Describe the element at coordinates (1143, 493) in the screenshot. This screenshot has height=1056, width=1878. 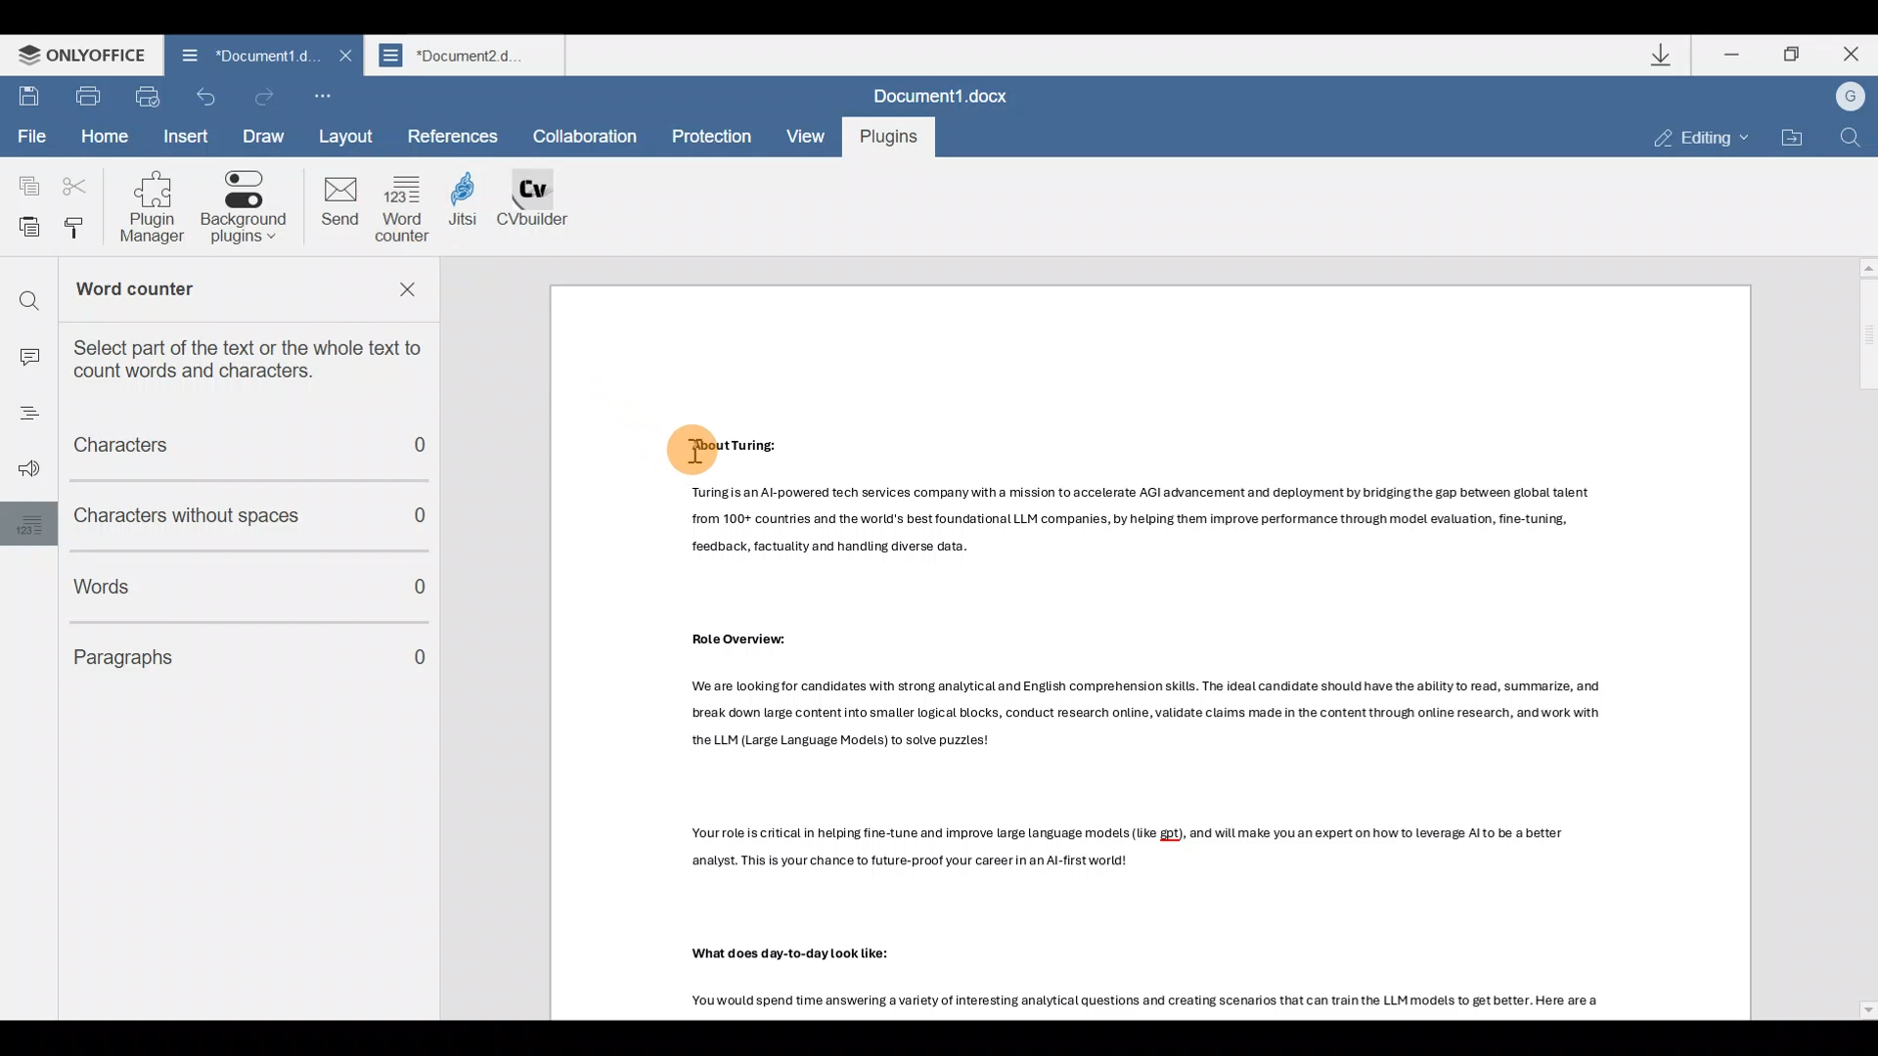
I see `About Turing:

Turing is an Al-powered tech services company witha mission to accelerate AGI advancement and deployment by bridging the gap between global talent
from 100+ countries and the world's best foundational LLM companies, by helping them improve performance through model evaluation, fine-tuning,
feedback, factuality and handling diverse data.` at that location.